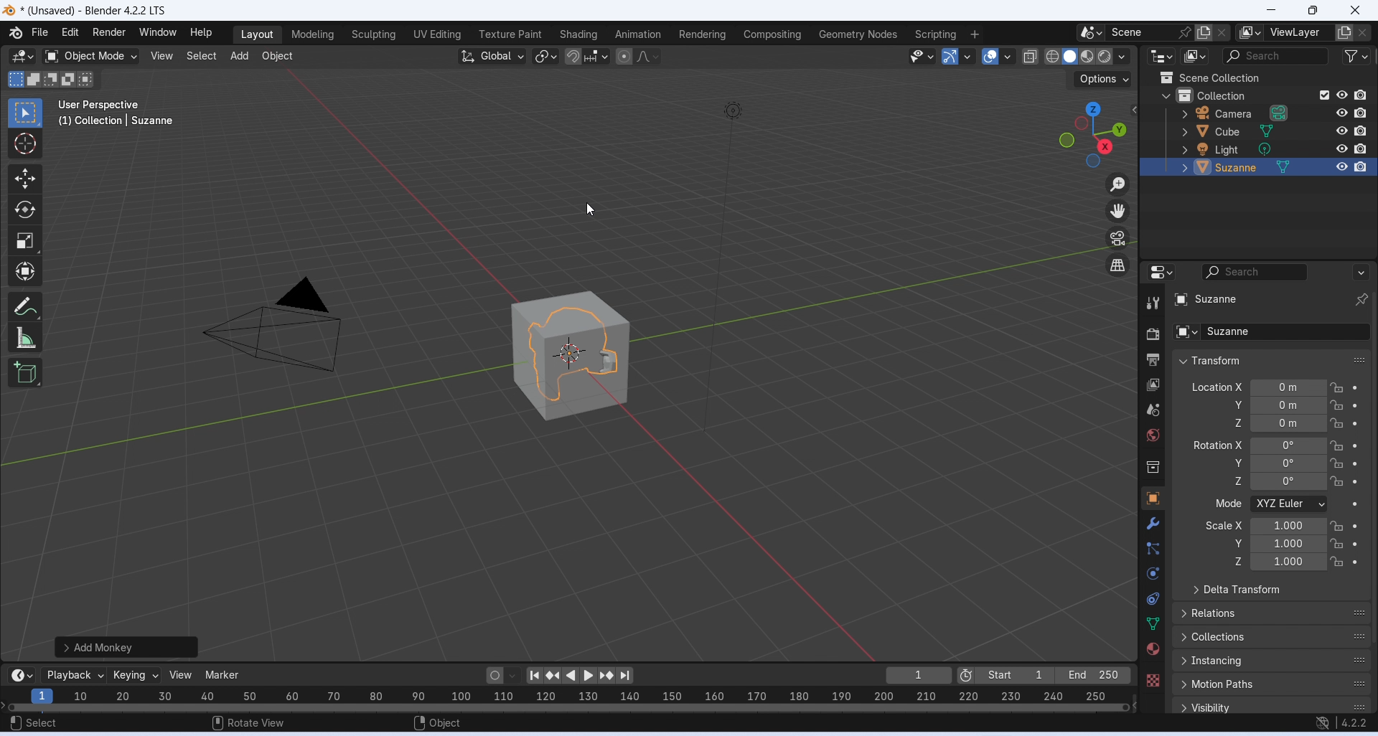 This screenshot has height=736, width=1378. I want to click on jump to keyframe, so click(554, 678).